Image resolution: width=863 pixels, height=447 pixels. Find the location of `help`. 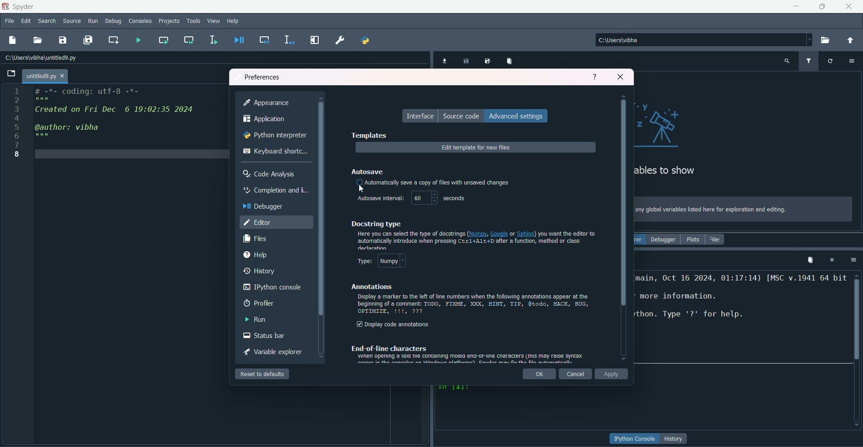

help is located at coordinates (255, 256).